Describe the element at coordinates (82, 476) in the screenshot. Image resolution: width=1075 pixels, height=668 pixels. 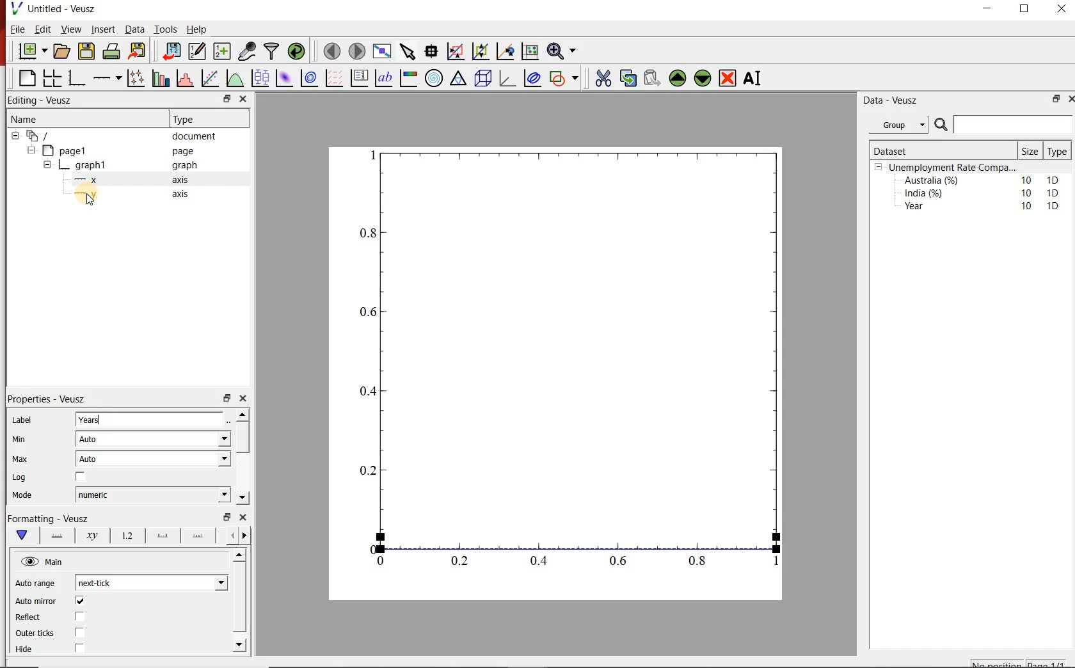
I see `checkbox` at that location.